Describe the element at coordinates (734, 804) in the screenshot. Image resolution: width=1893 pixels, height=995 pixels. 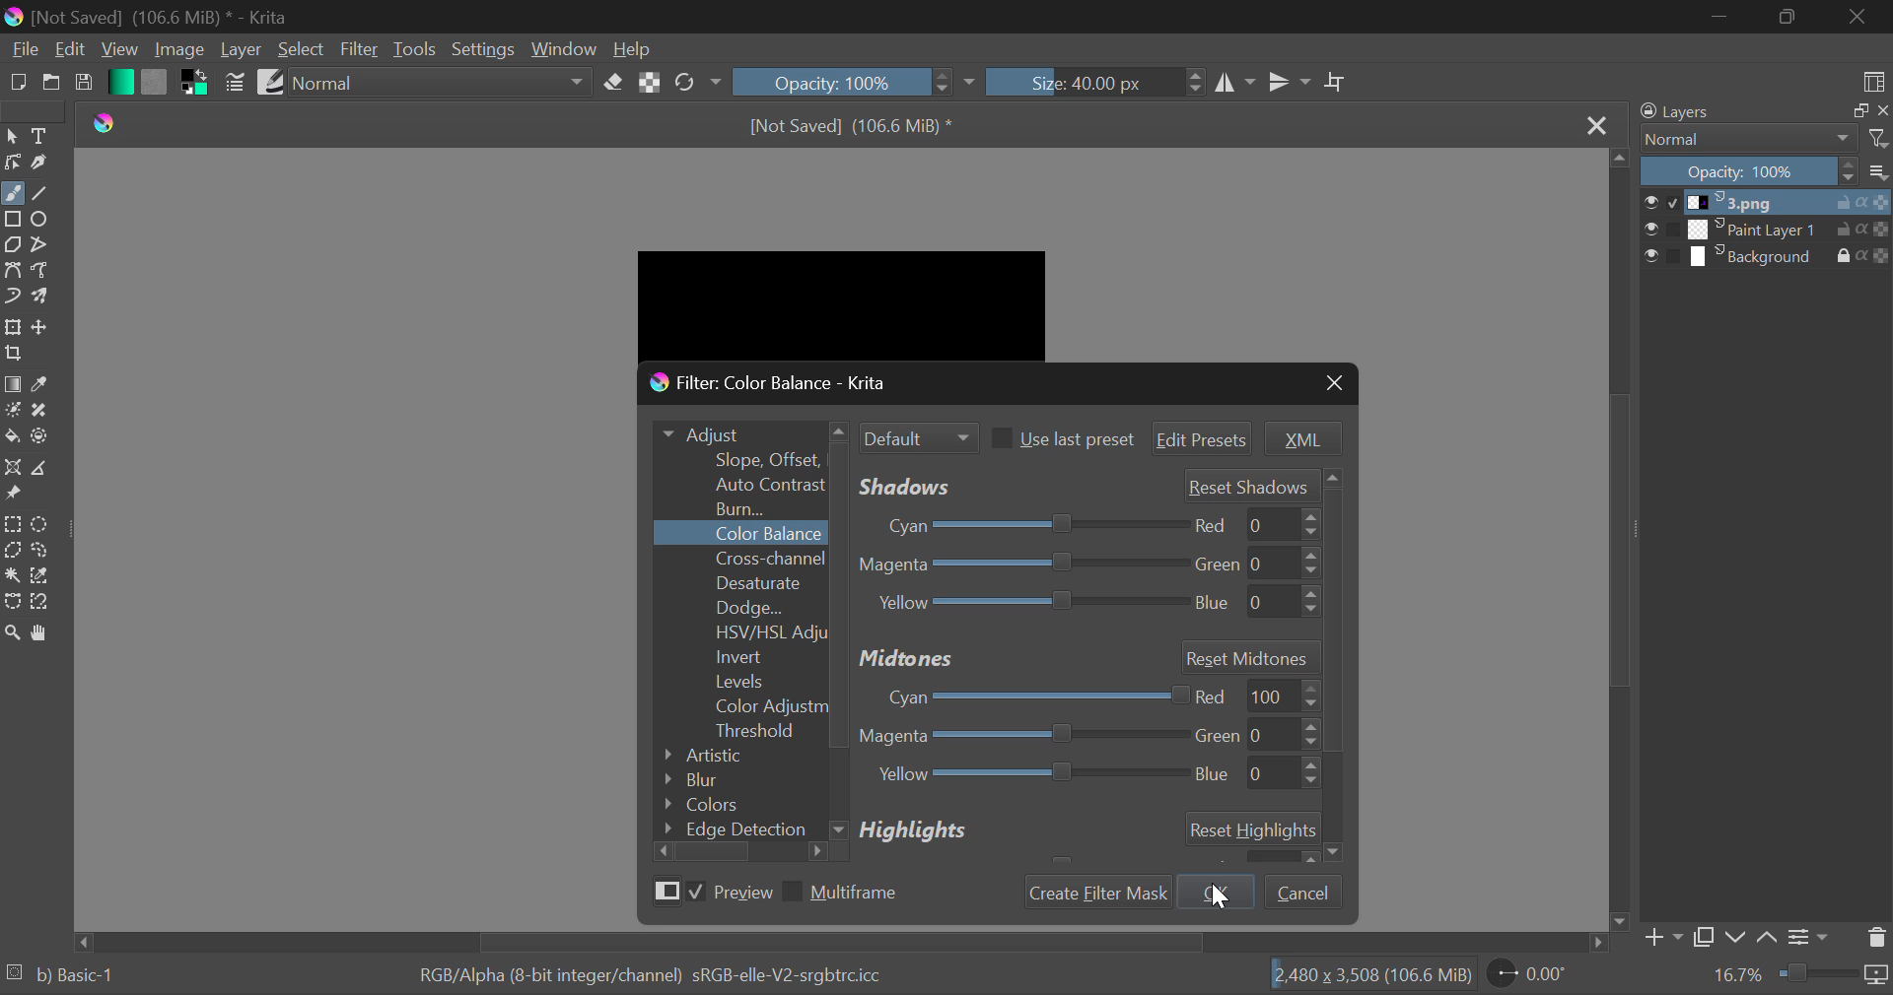
I see `Colors` at that location.